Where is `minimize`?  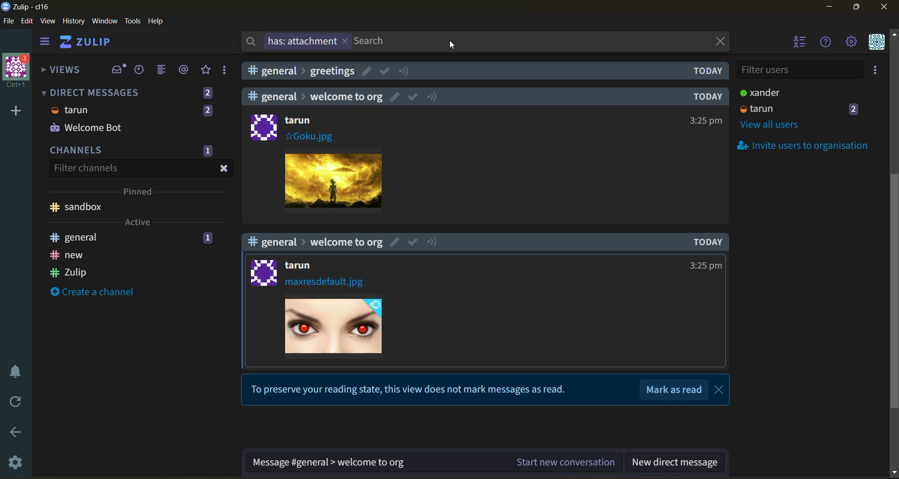 minimize is located at coordinates (829, 7).